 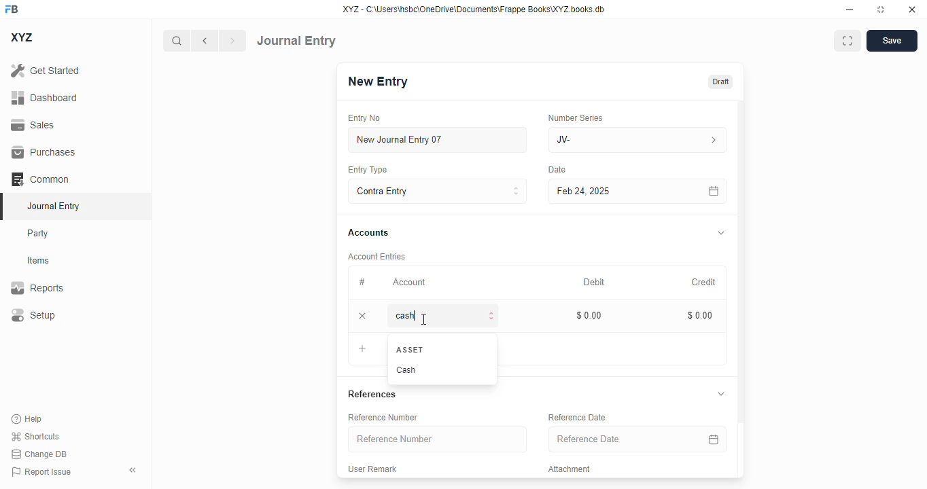 I want to click on common, so click(x=40, y=179).